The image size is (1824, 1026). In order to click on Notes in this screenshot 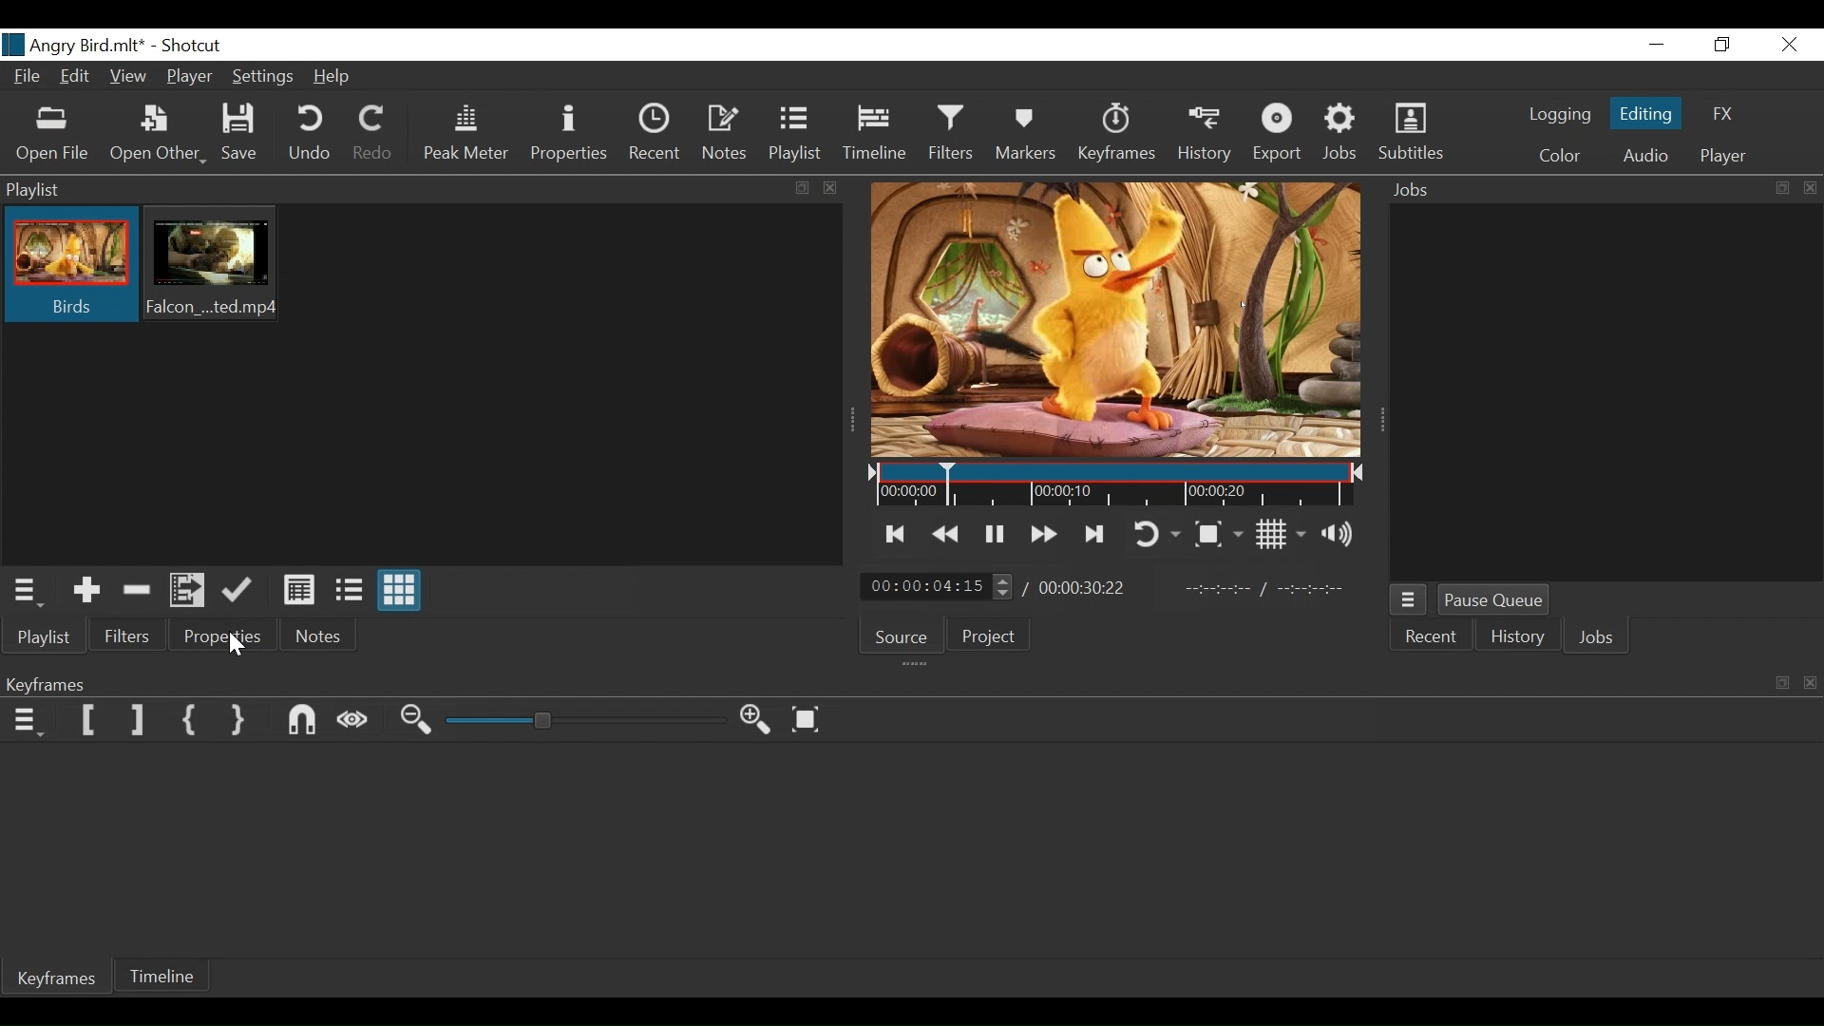, I will do `click(726, 134)`.